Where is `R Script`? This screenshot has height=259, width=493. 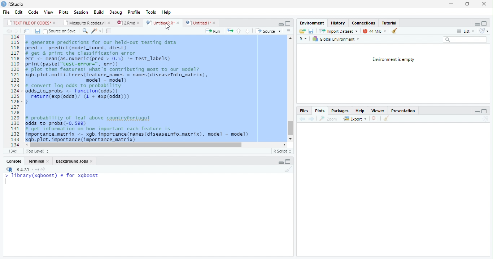
R Script is located at coordinates (283, 150).